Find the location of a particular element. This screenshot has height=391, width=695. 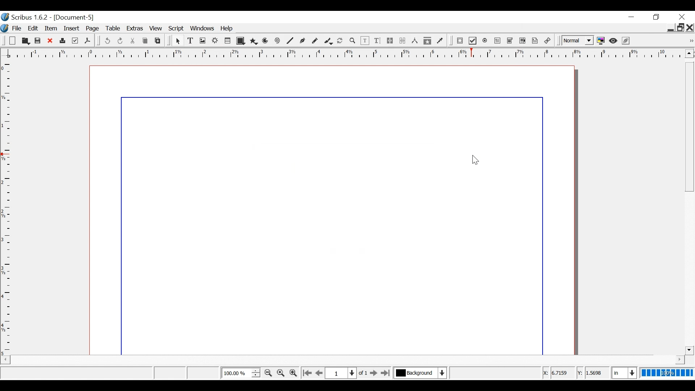

Text Annotation is located at coordinates (535, 41).